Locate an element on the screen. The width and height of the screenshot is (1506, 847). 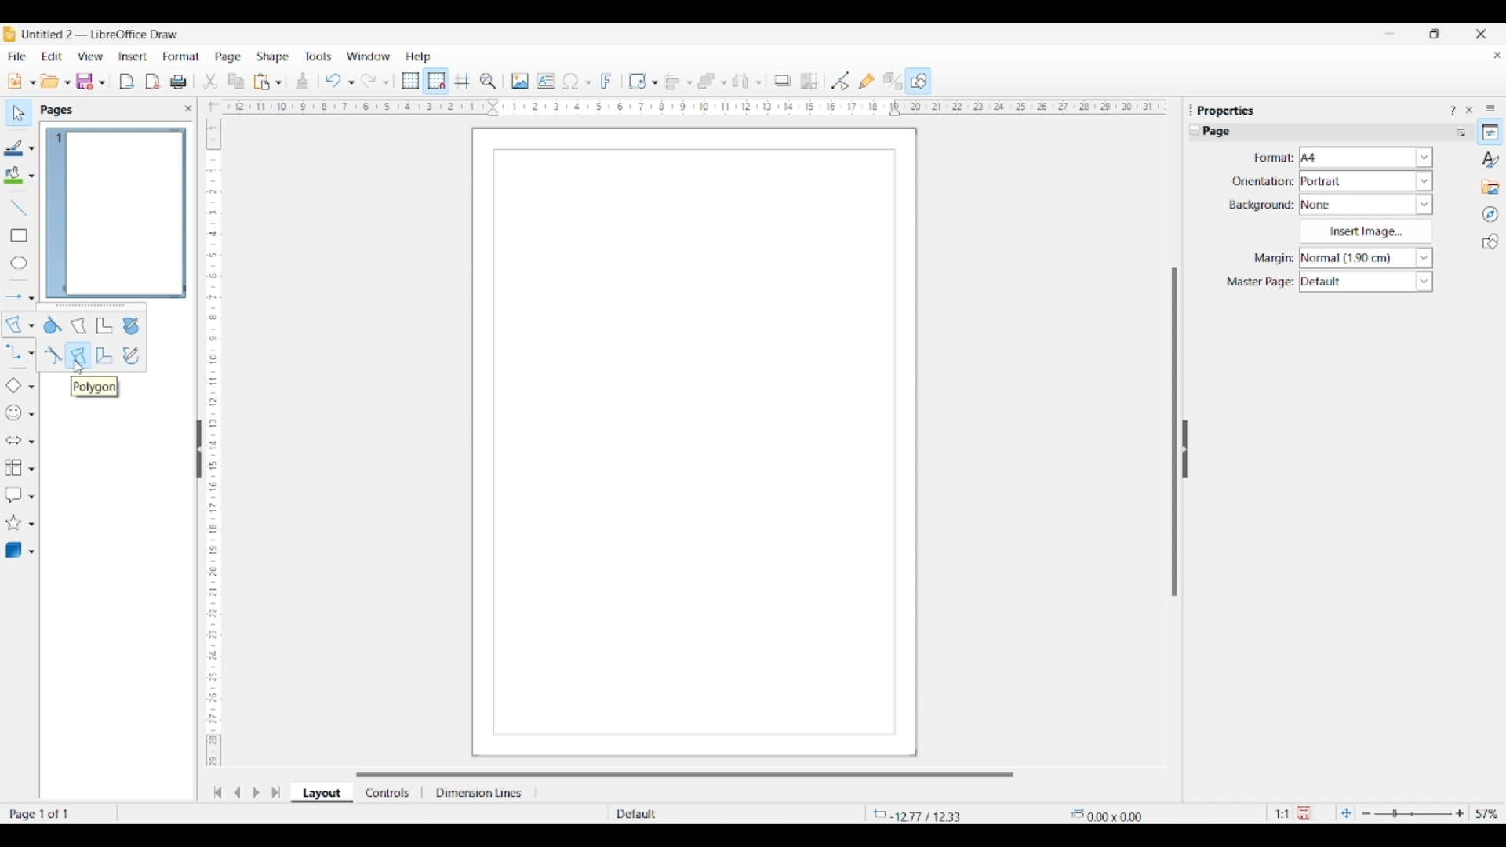
Selected transformation is located at coordinates (637, 81).